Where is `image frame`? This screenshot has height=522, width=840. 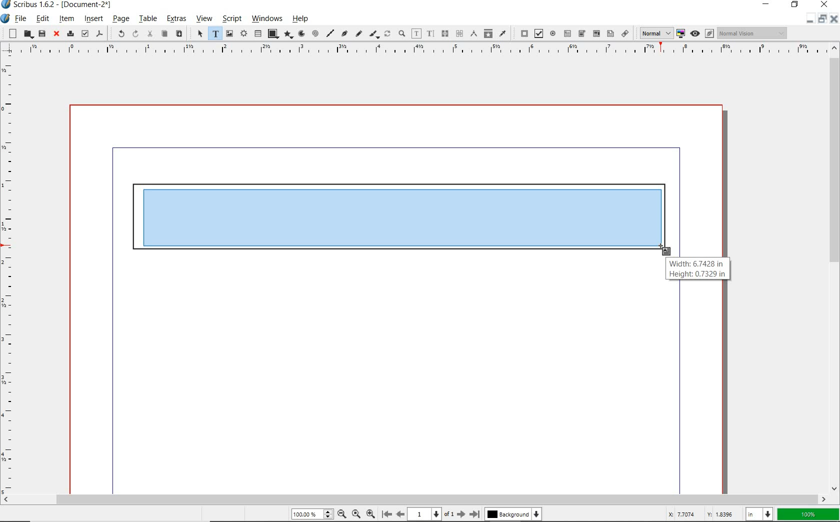
image frame is located at coordinates (229, 33).